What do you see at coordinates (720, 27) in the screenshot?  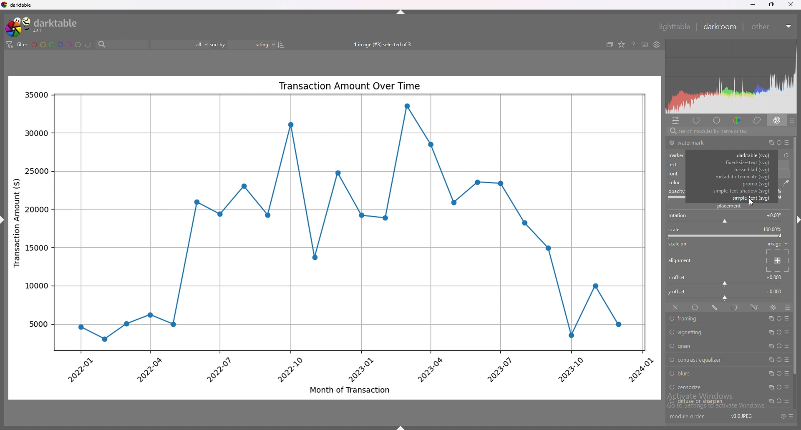 I see `darkroom` at bounding box center [720, 27].